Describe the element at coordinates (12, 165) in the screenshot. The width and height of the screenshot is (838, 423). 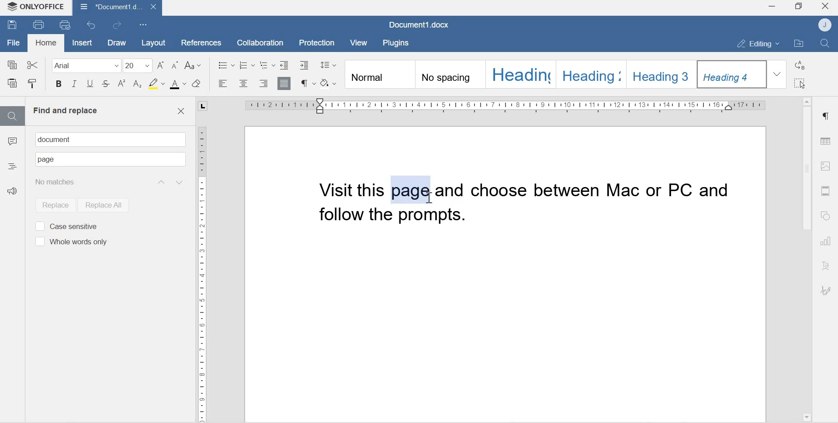
I see `Headings` at that location.